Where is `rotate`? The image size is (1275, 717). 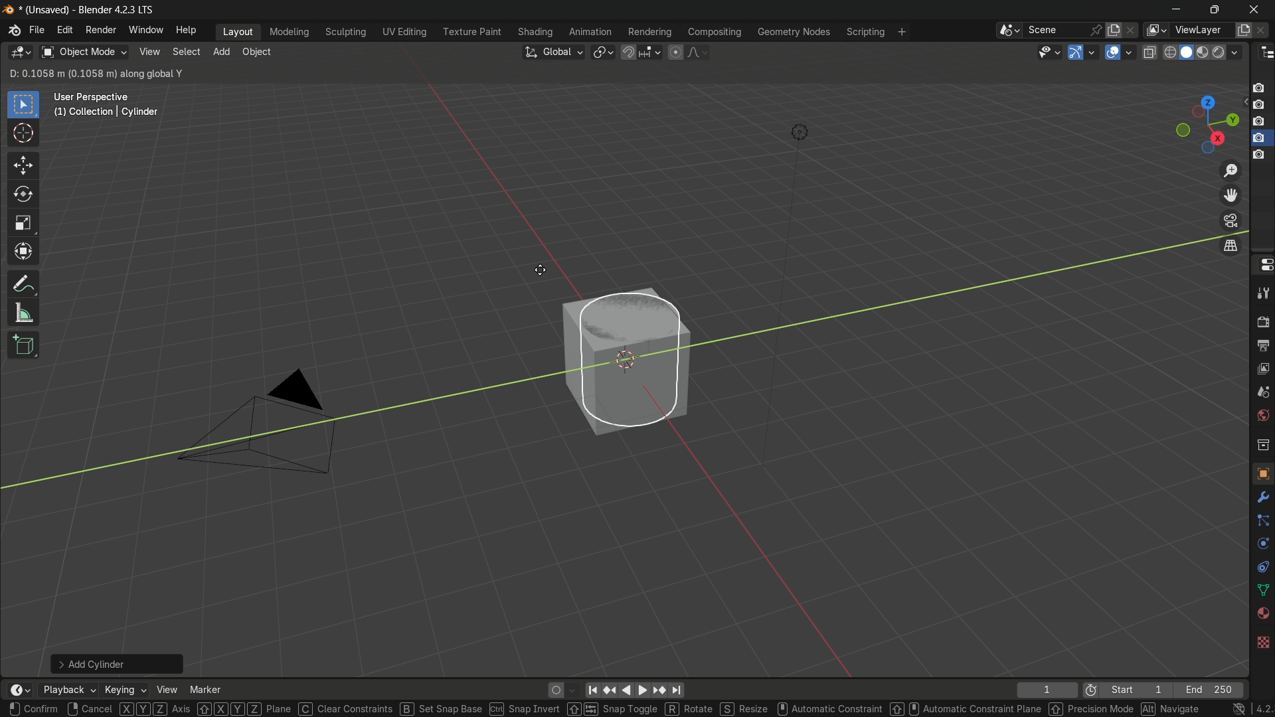
rotate is located at coordinates (687, 709).